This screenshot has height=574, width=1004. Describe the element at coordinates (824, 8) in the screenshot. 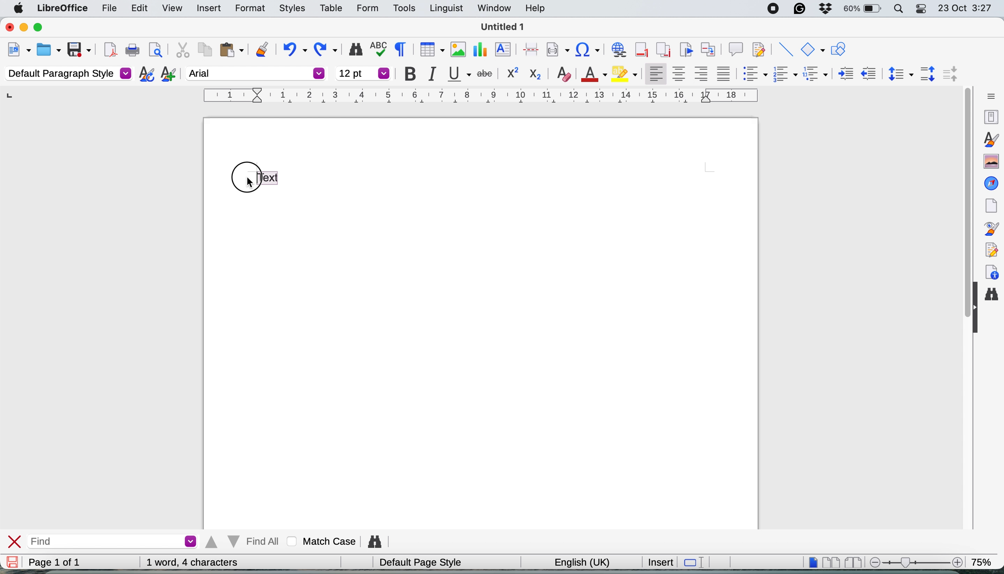

I see `dropbox` at that location.